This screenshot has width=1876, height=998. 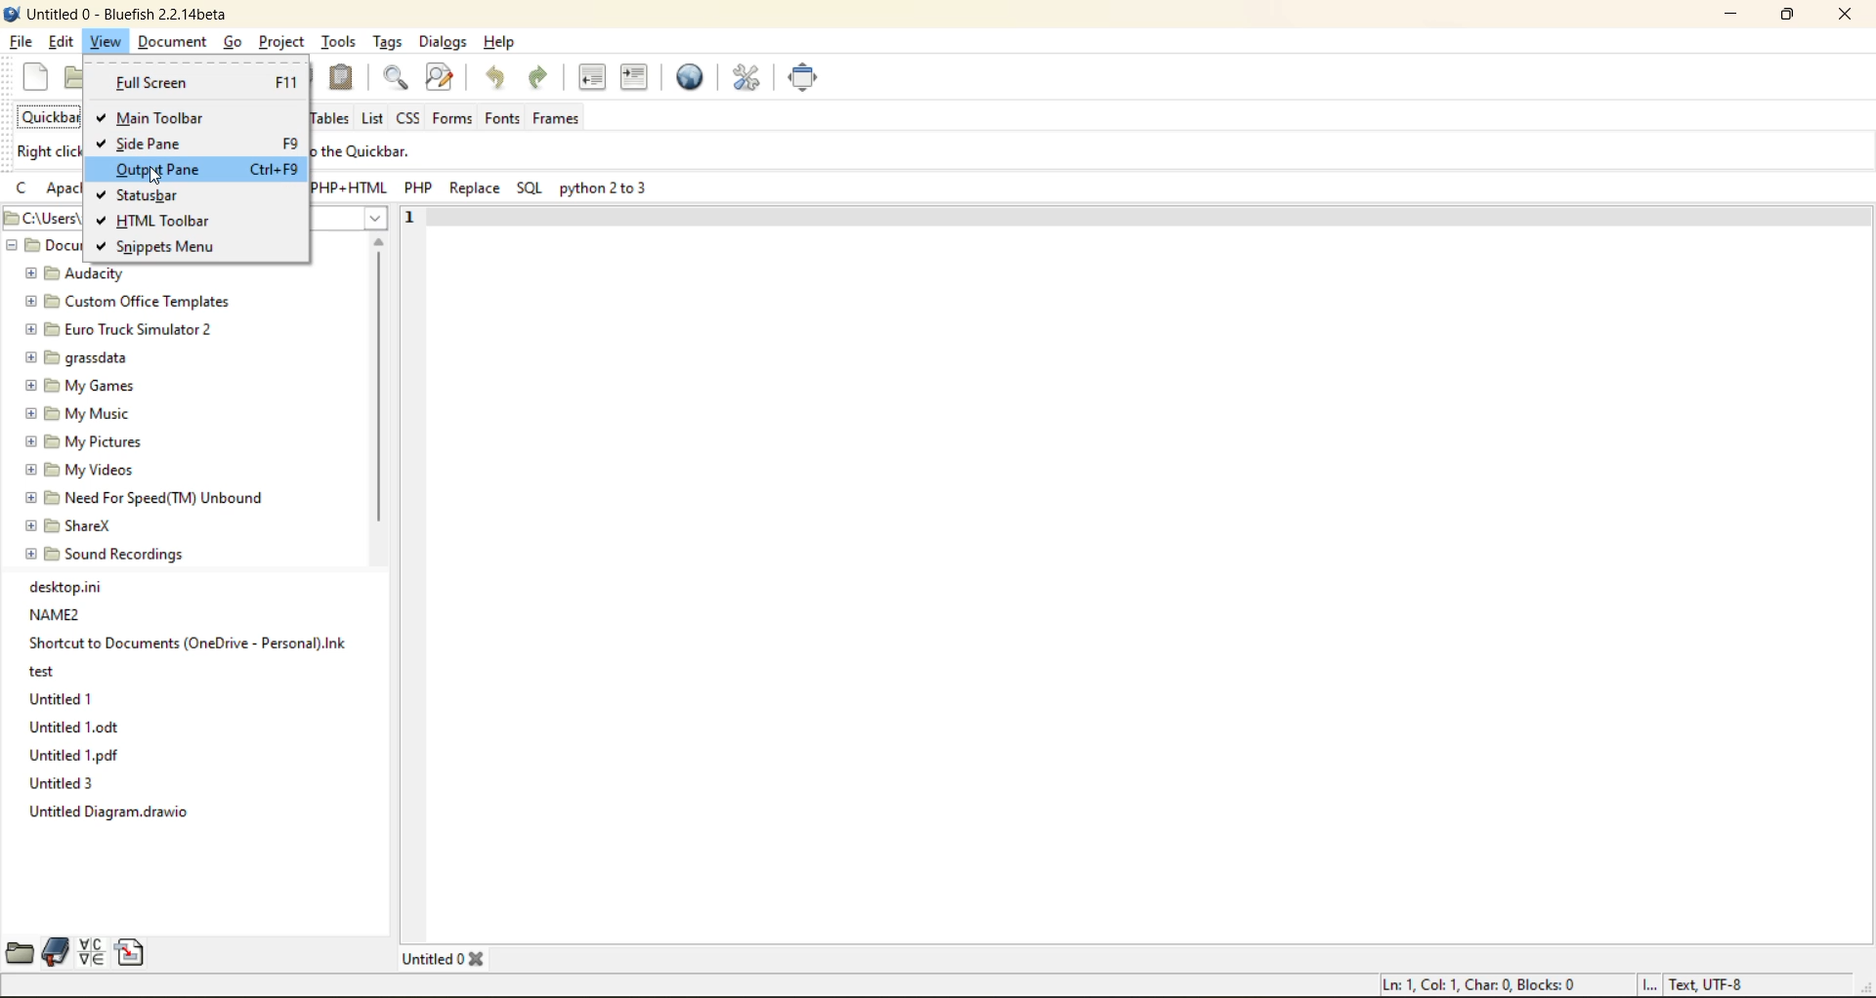 I want to click on css, so click(x=407, y=119).